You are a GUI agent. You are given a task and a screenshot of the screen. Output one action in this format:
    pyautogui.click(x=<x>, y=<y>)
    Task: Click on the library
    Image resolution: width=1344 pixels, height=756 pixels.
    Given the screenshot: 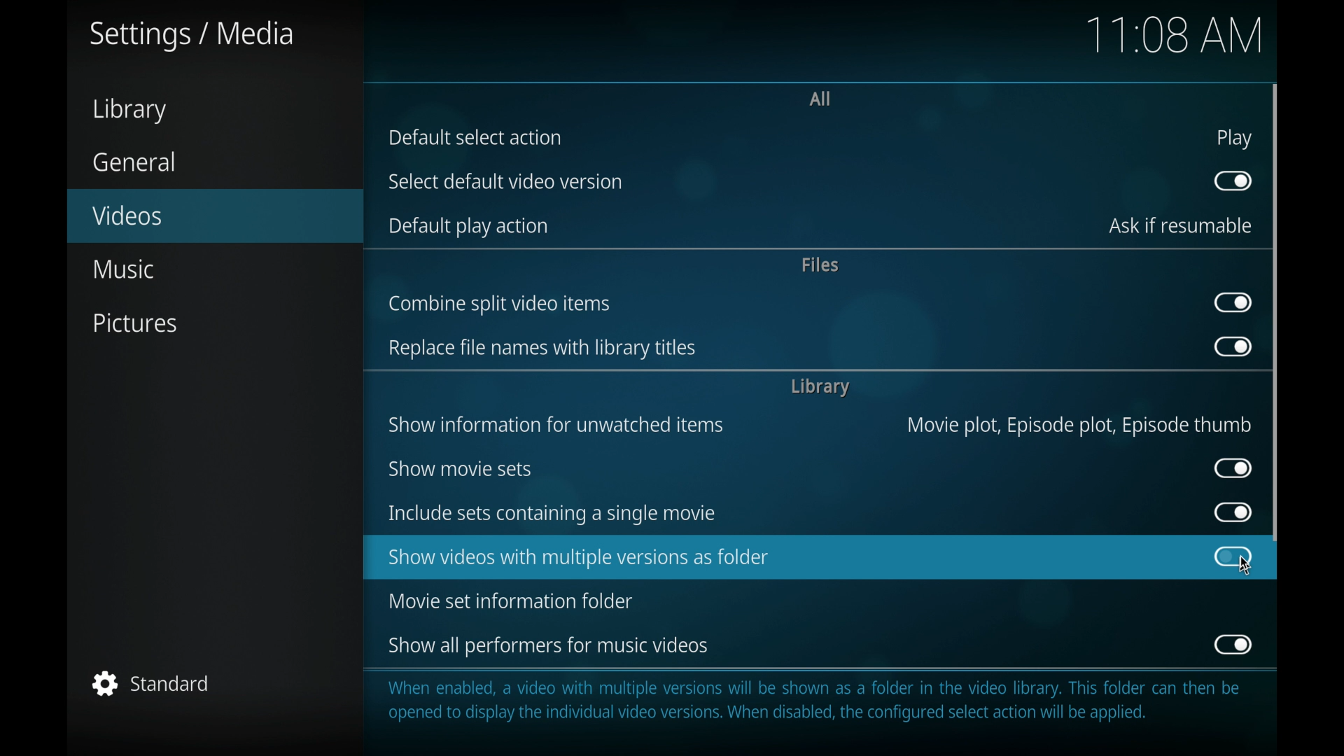 What is the action you would take?
    pyautogui.click(x=820, y=387)
    